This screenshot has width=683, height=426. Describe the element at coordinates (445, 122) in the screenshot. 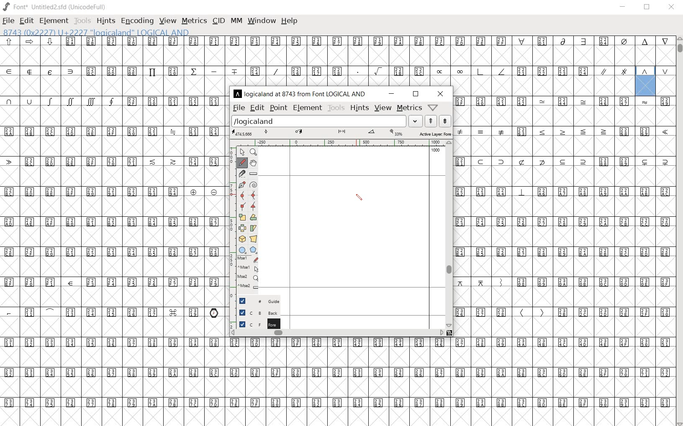

I see `show the previous word on the list` at that location.